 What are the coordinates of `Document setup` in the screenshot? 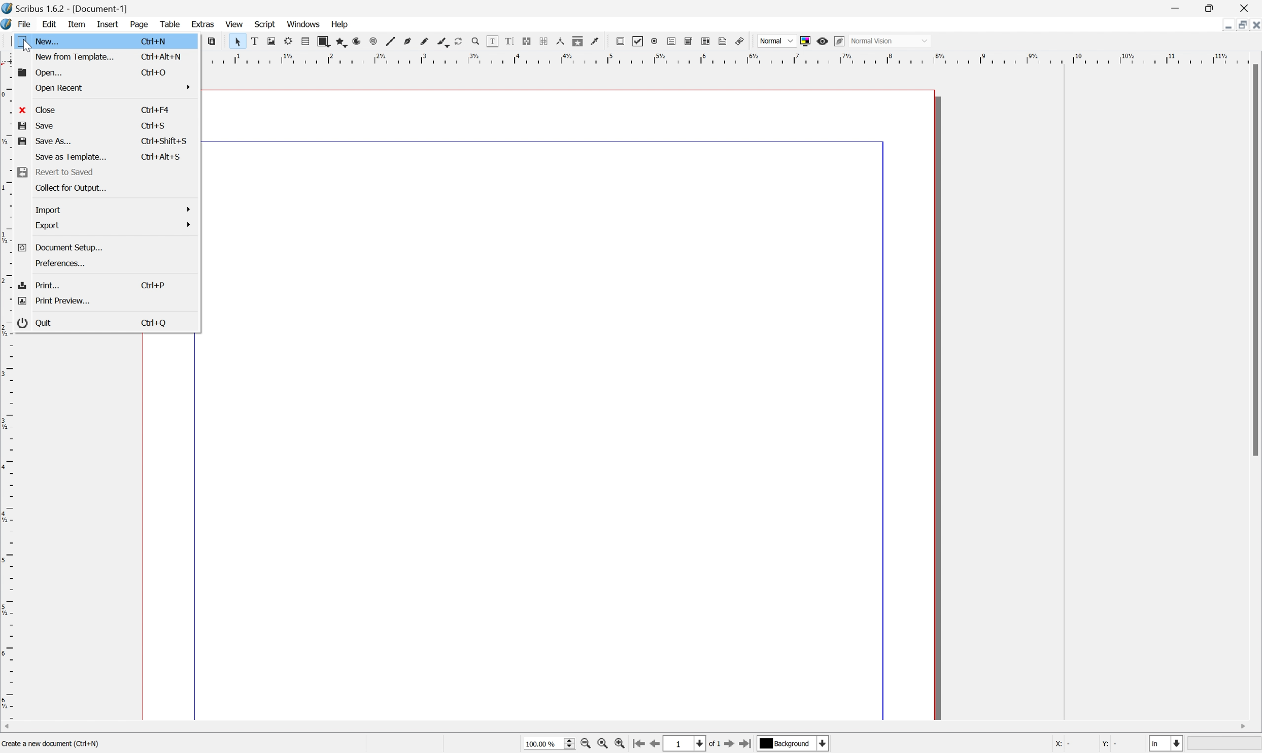 It's located at (61, 248).